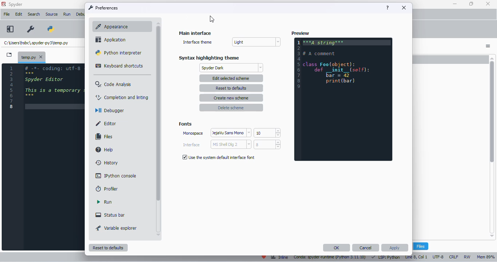  What do you see at coordinates (343, 100) in the screenshot?
I see `preview box` at bounding box center [343, 100].